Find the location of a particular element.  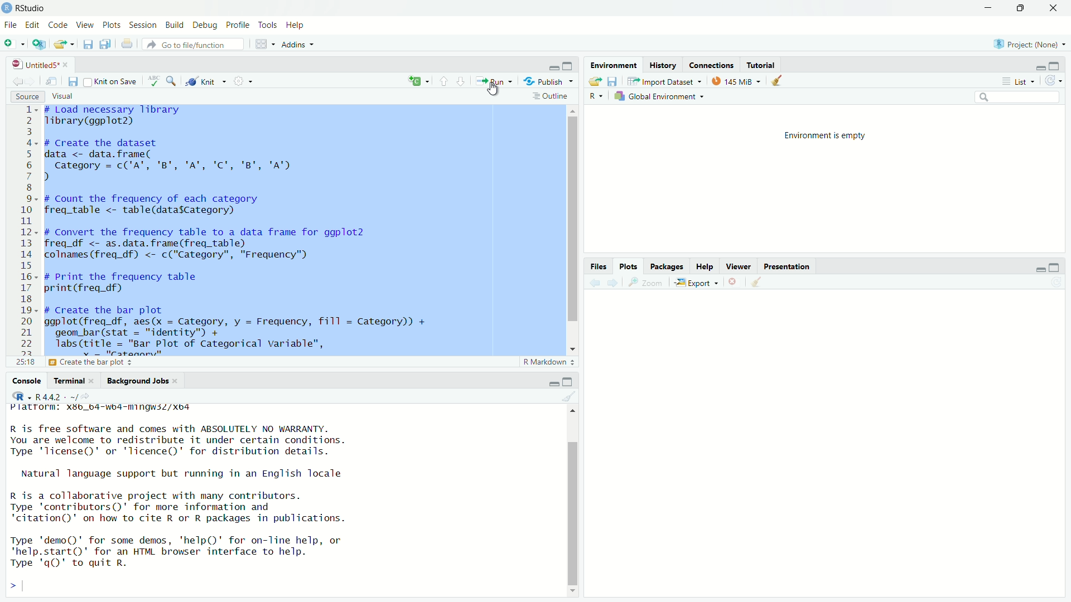

environment is empty is located at coordinates (825, 135).